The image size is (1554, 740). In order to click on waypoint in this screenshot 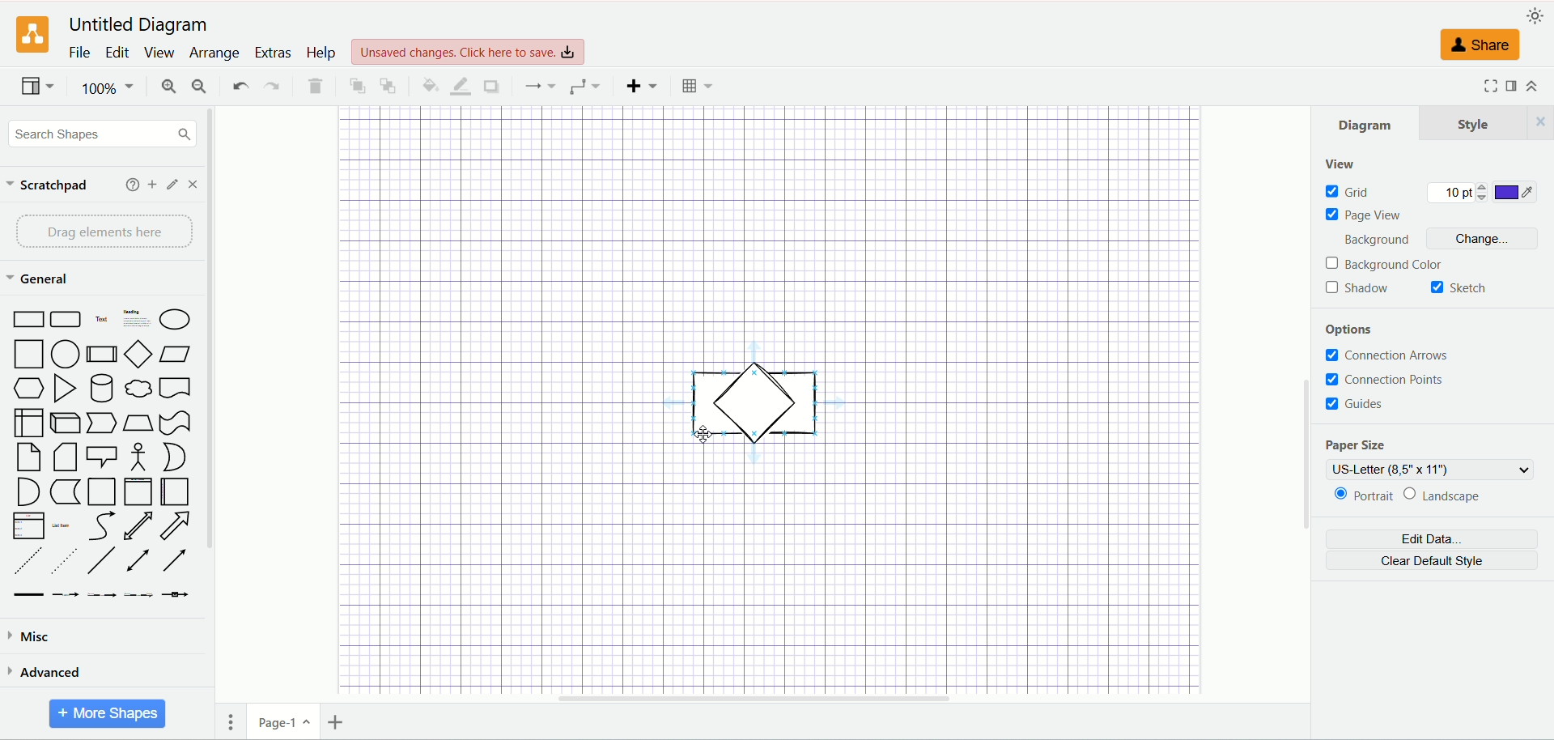, I will do `click(541, 85)`.